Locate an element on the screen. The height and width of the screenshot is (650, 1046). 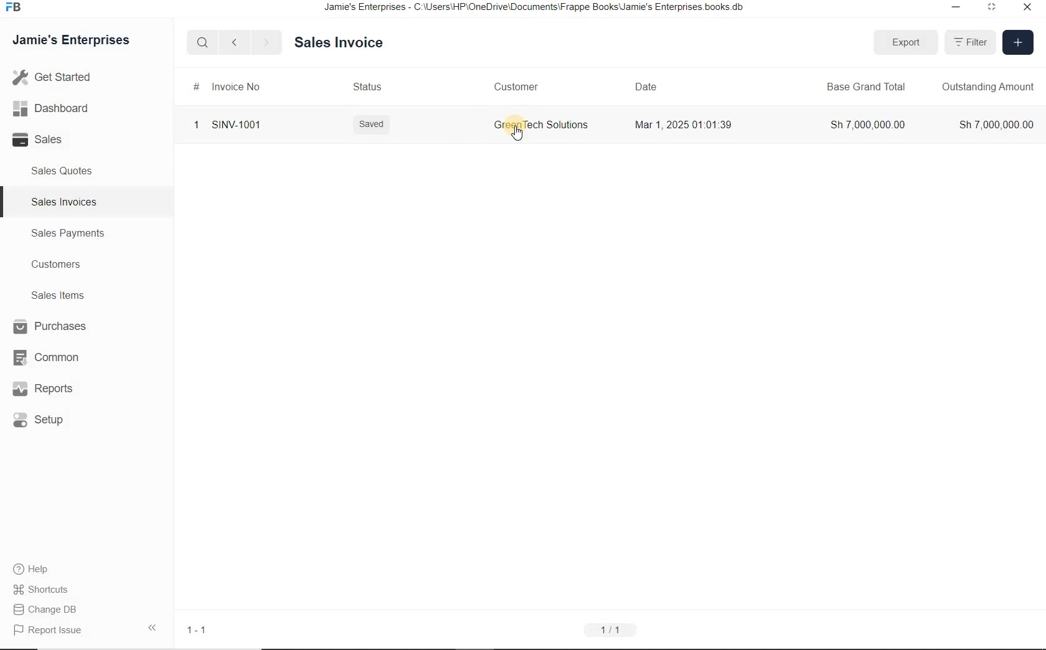
frappe books is located at coordinates (12, 8).